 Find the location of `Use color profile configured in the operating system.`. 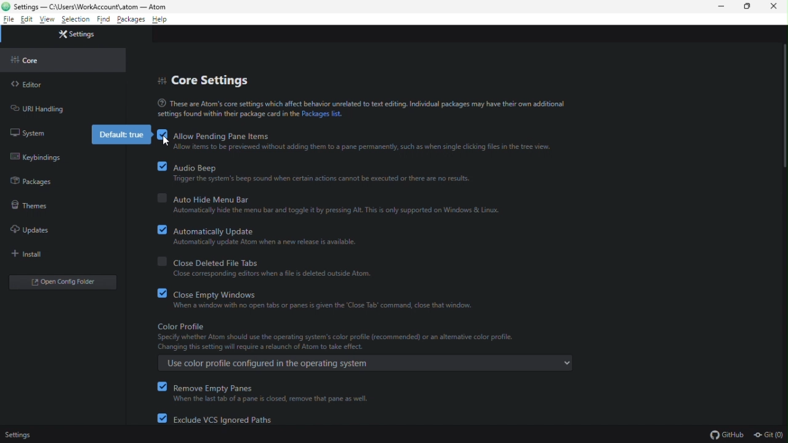

Use color profile configured in the operating system. is located at coordinates (367, 362).